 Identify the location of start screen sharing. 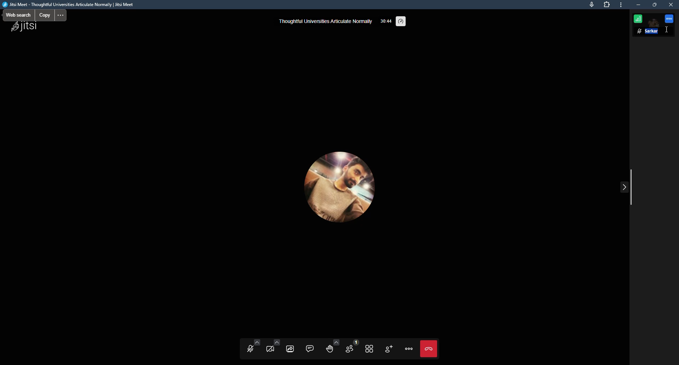
(291, 347).